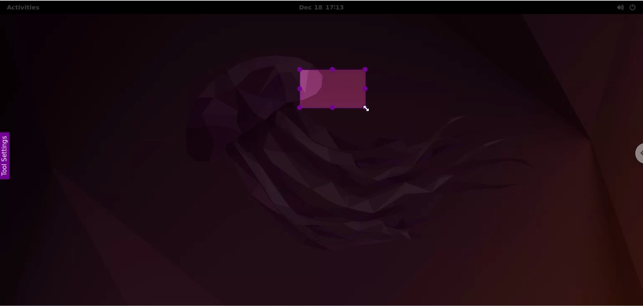 The image size is (643, 306). What do you see at coordinates (637, 154) in the screenshot?
I see `chrome settings` at bounding box center [637, 154].